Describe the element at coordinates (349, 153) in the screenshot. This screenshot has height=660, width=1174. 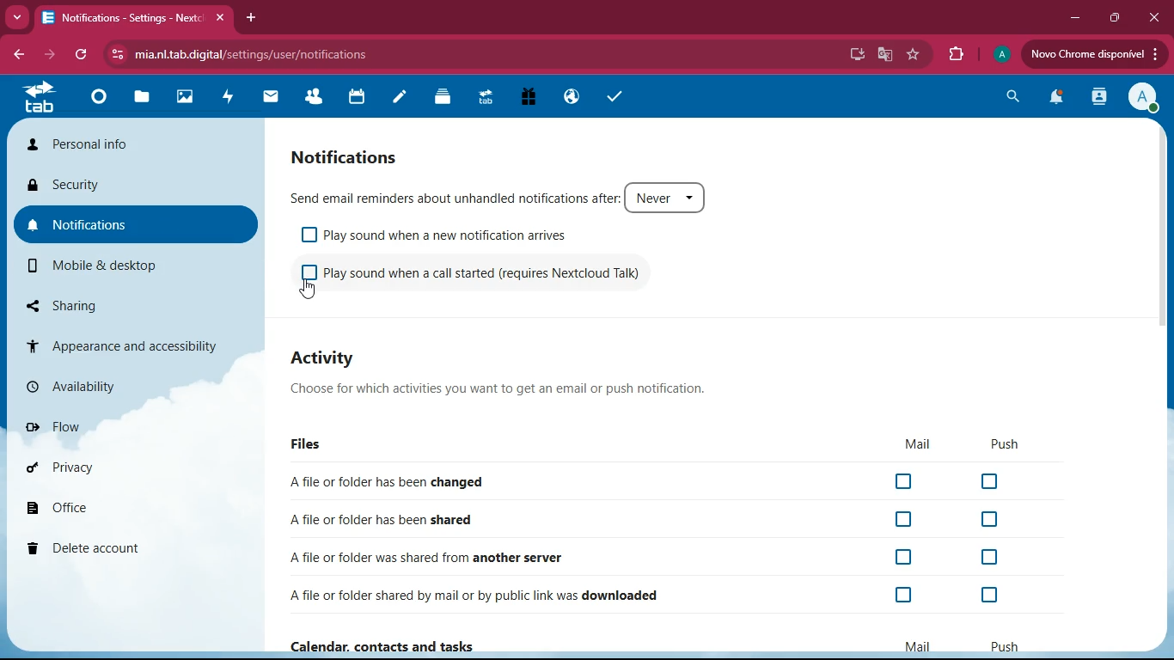
I see `notification` at that location.